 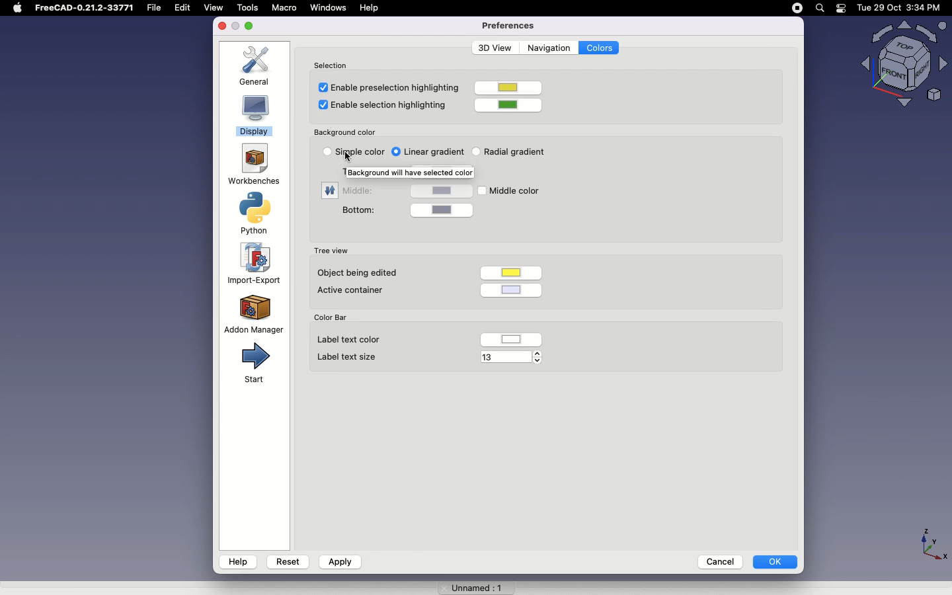 I want to click on 13, so click(x=504, y=360).